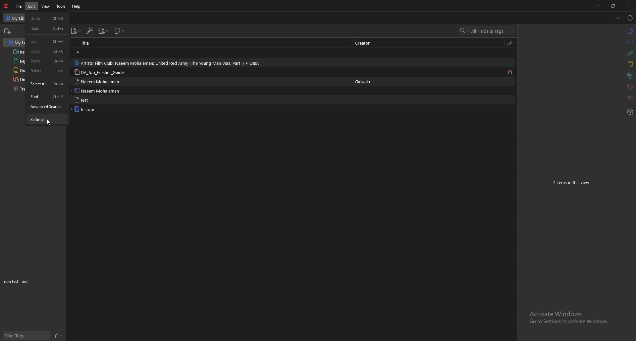  Describe the element at coordinates (46, 6) in the screenshot. I see `view` at that location.